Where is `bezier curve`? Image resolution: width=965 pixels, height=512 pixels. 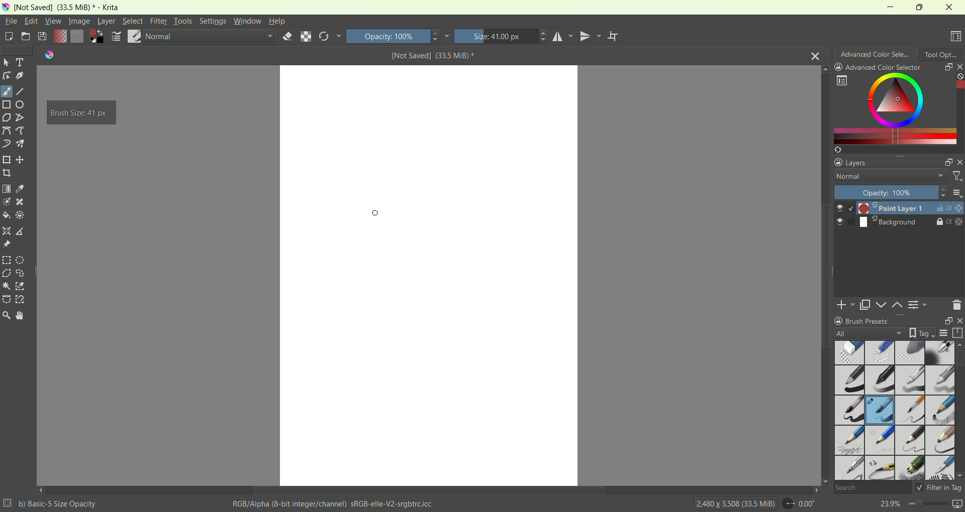
bezier curve is located at coordinates (8, 131).